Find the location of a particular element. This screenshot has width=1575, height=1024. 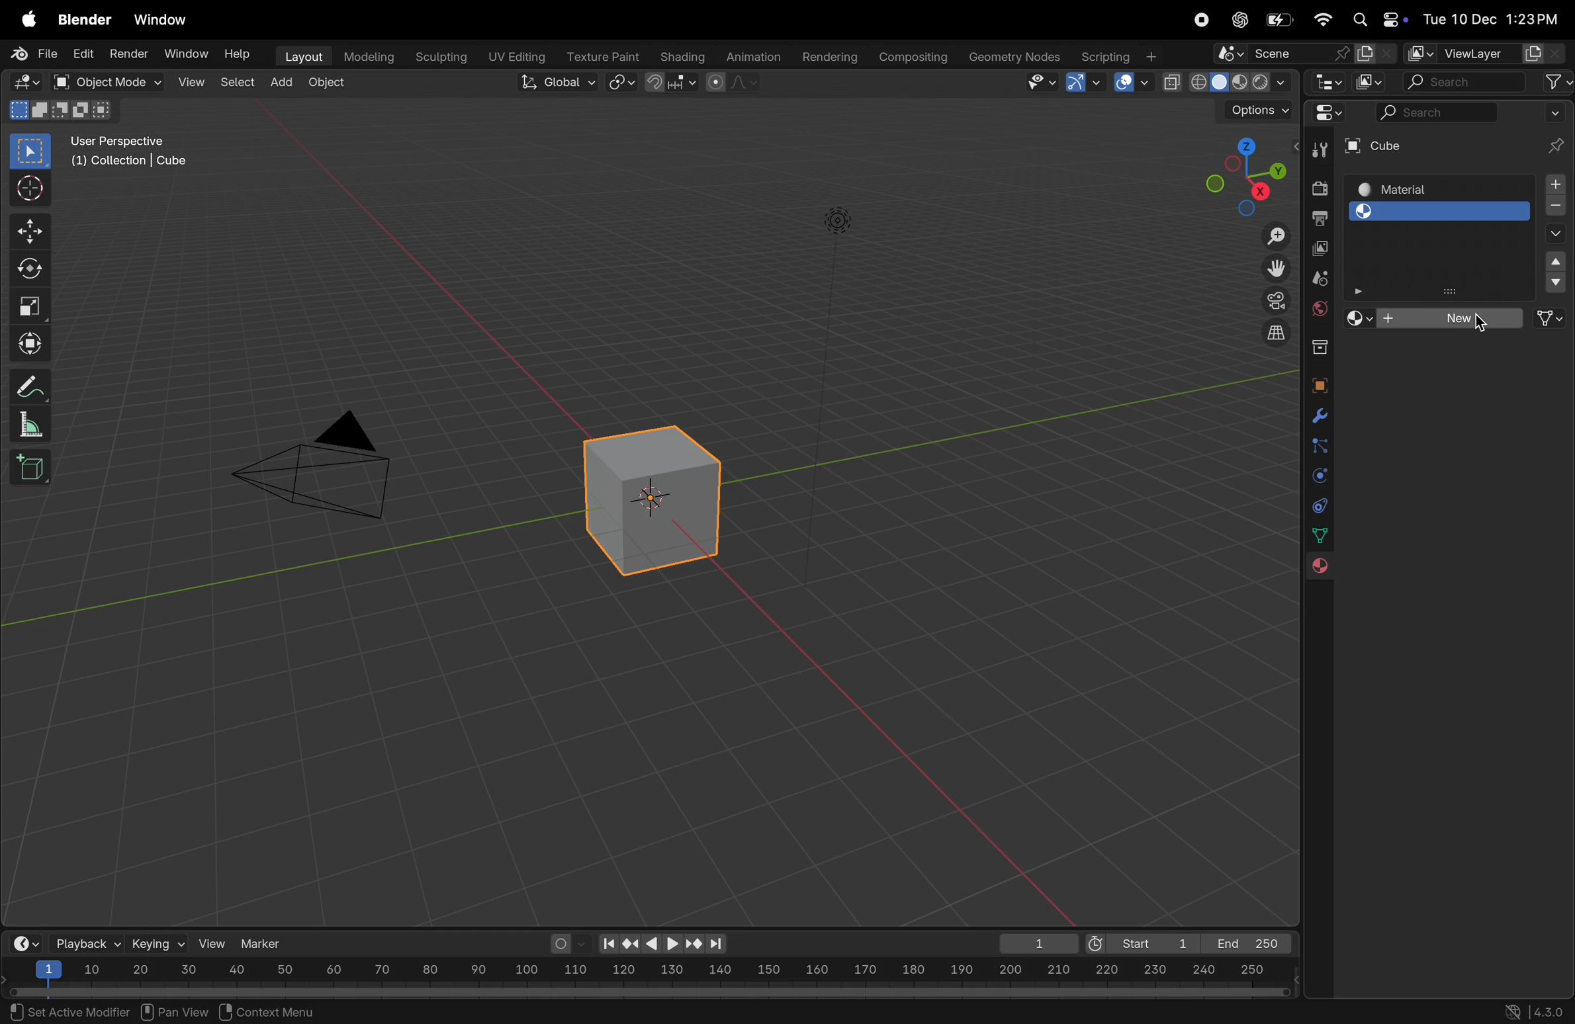

¥) set Active Modifier is located at coordinates (62, 1011).